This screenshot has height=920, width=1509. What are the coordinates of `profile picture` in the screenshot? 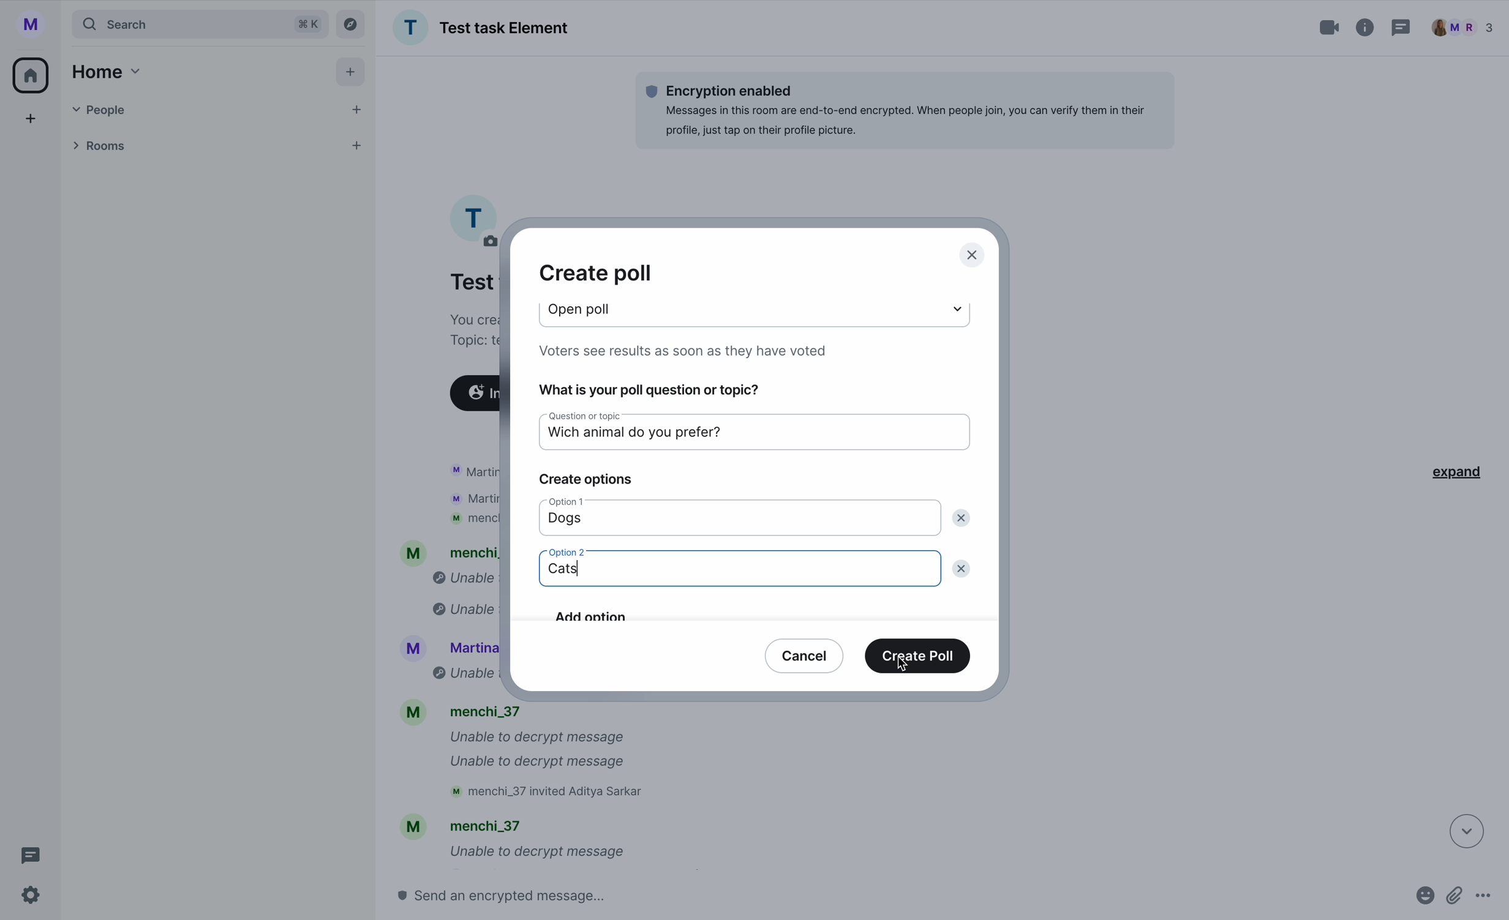 It's located at (36, 24).